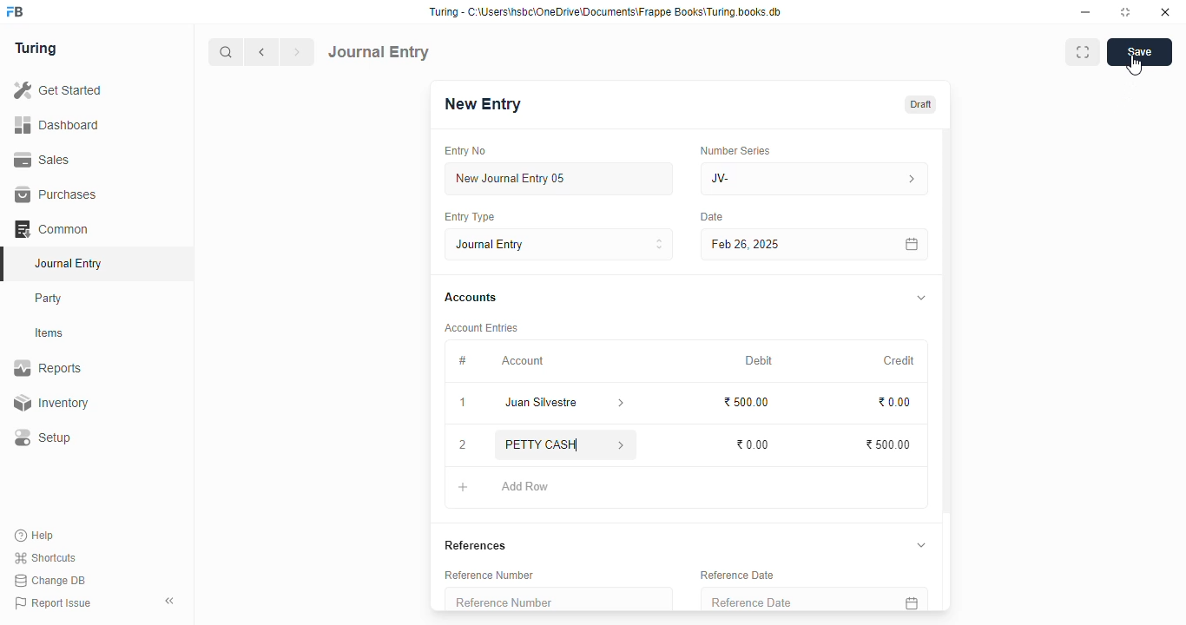 The width and height of the screenshot is (1186, 625). What do you see at coordinates (43, 159) in the screenshot?
I see `sales` at bounding box center [43, 159].